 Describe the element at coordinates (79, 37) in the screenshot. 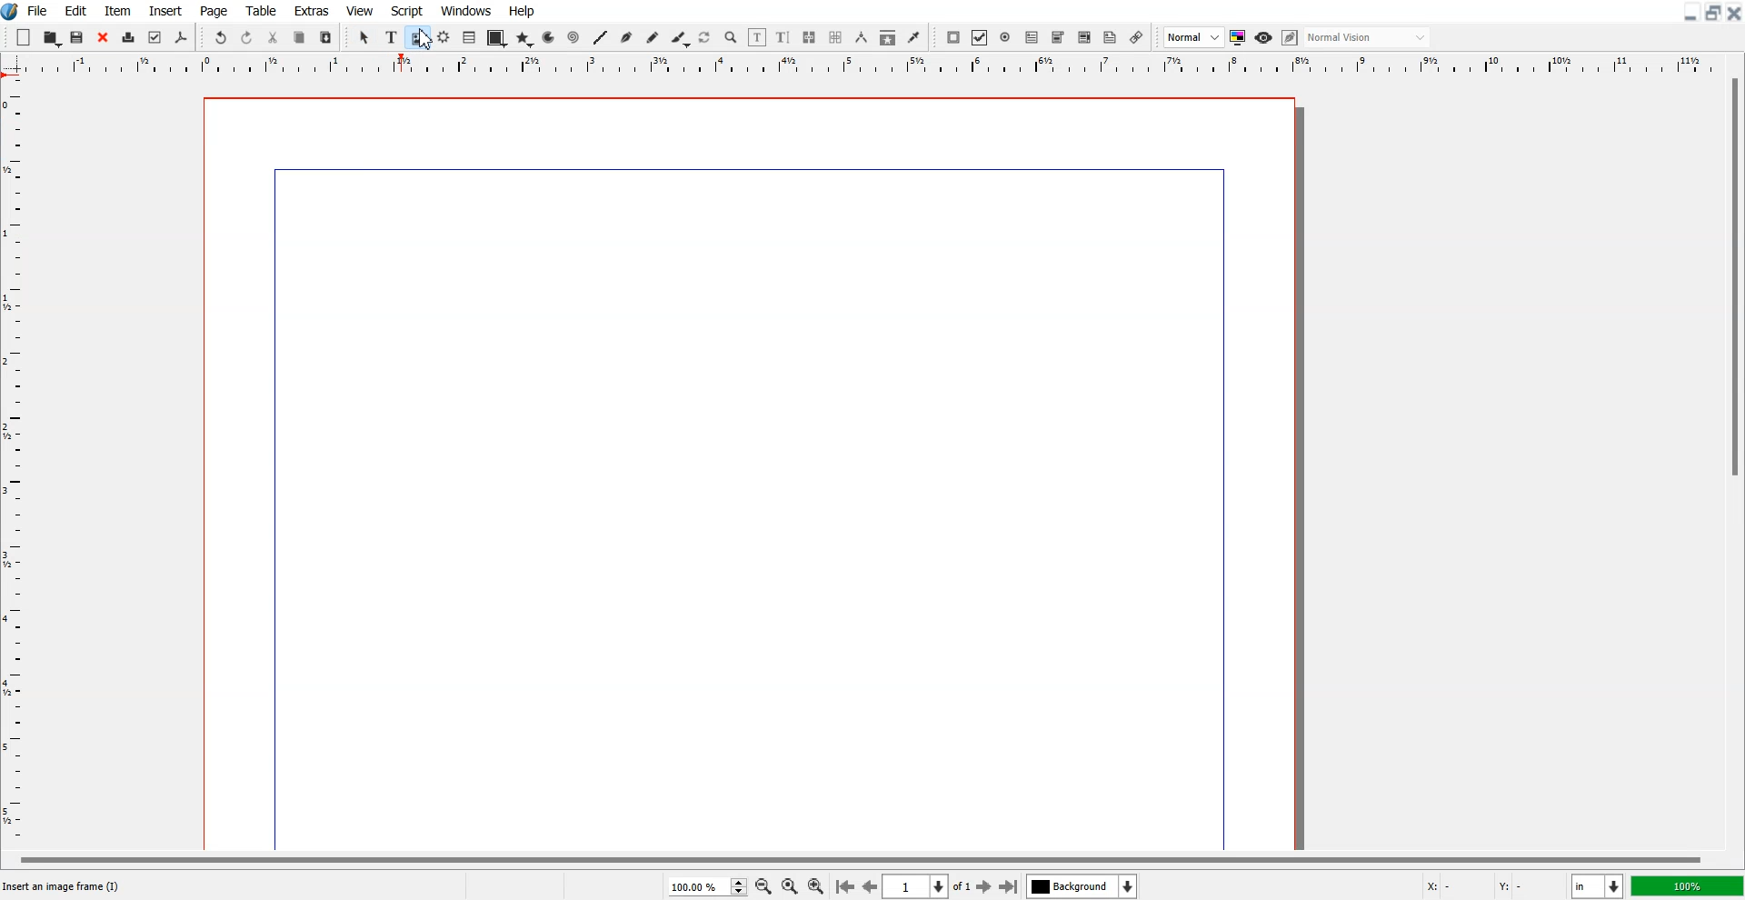

I see `Open` at that location.